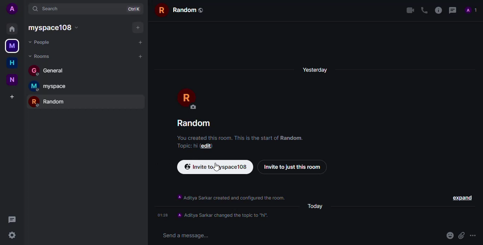  Describe the element at coordinates (231, 197) in the screenshot. I see `info` at that location.